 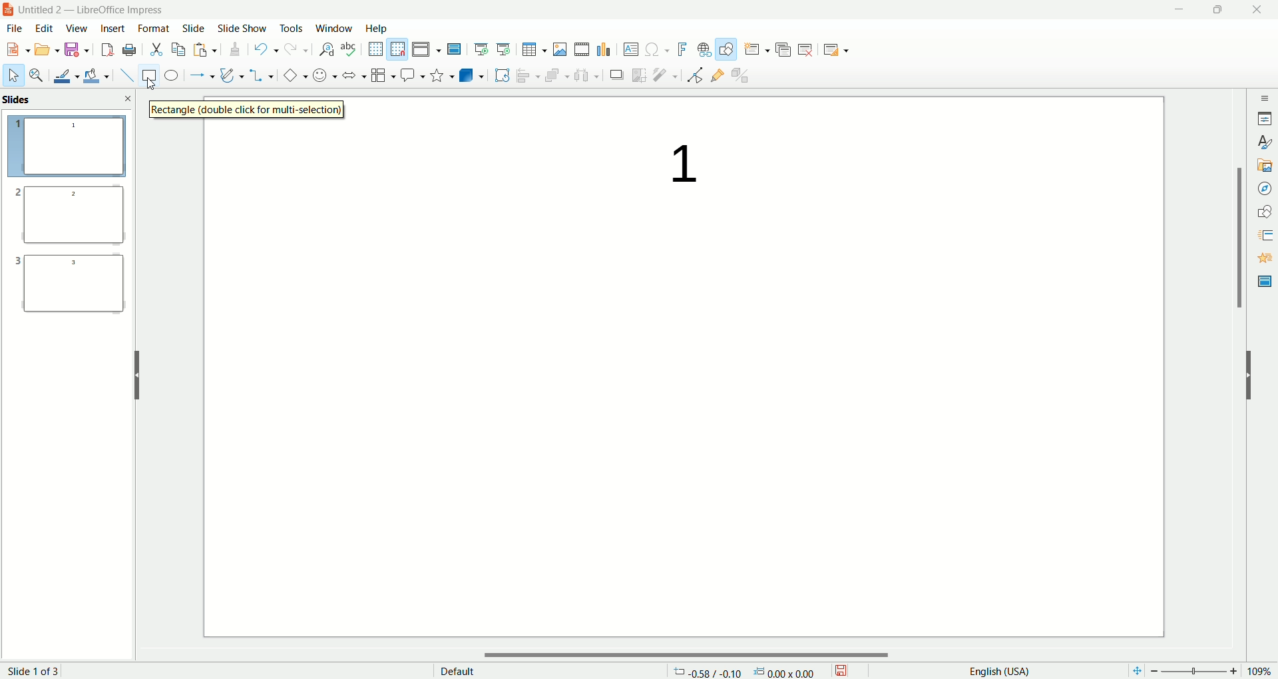 What do you see at coordinates (605, 50) in the screenshot?
I see `insert chart` at bounding box center [605, 50].